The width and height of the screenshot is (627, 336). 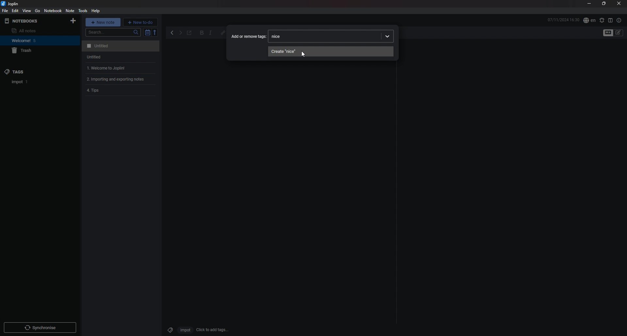 I want to click on back, so click(x=173, y=33).